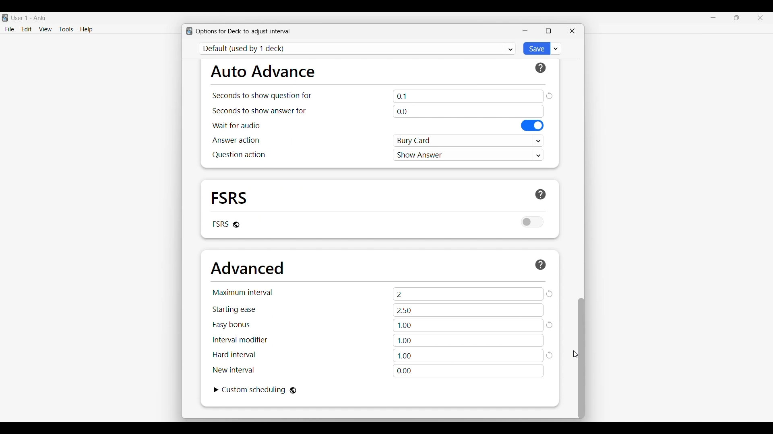  Describe the element at coordinates (576, 354) in the screenshot. I see `Cursor position unchanged after dragging vertical slide bar` at that location.